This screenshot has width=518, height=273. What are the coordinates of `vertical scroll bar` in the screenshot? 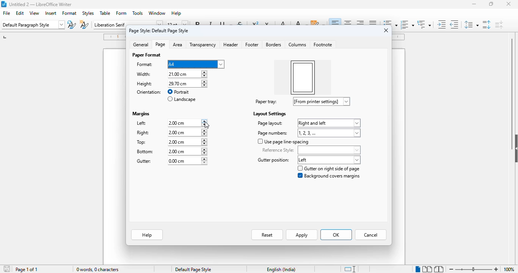 It's located at (512, 84).